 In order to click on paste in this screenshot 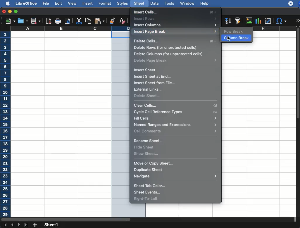, I will do `click(99, 21)`.